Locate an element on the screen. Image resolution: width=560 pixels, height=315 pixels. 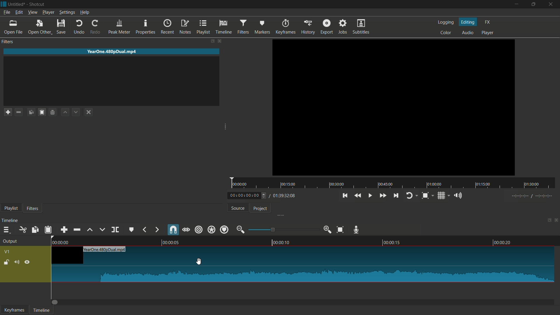
lock is located at coordinates (5, 261).